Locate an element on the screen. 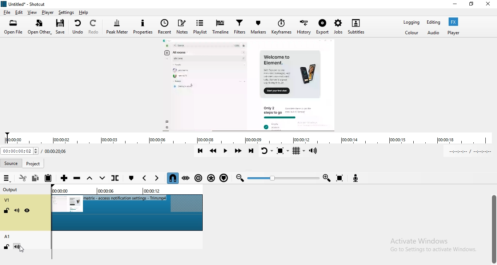  Next marker is located at coordinates (156, 178).